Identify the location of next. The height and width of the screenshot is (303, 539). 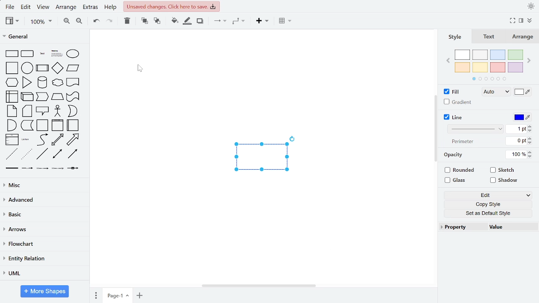
(529, 60).